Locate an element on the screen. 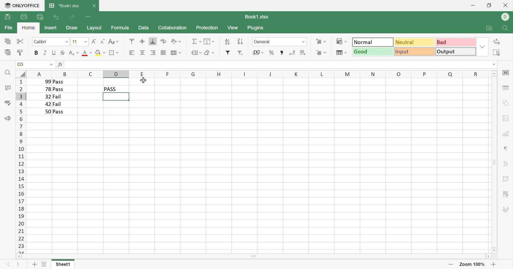 The height and width of the screenshot is (269, 513). Save is located at coordinates (7, 17).